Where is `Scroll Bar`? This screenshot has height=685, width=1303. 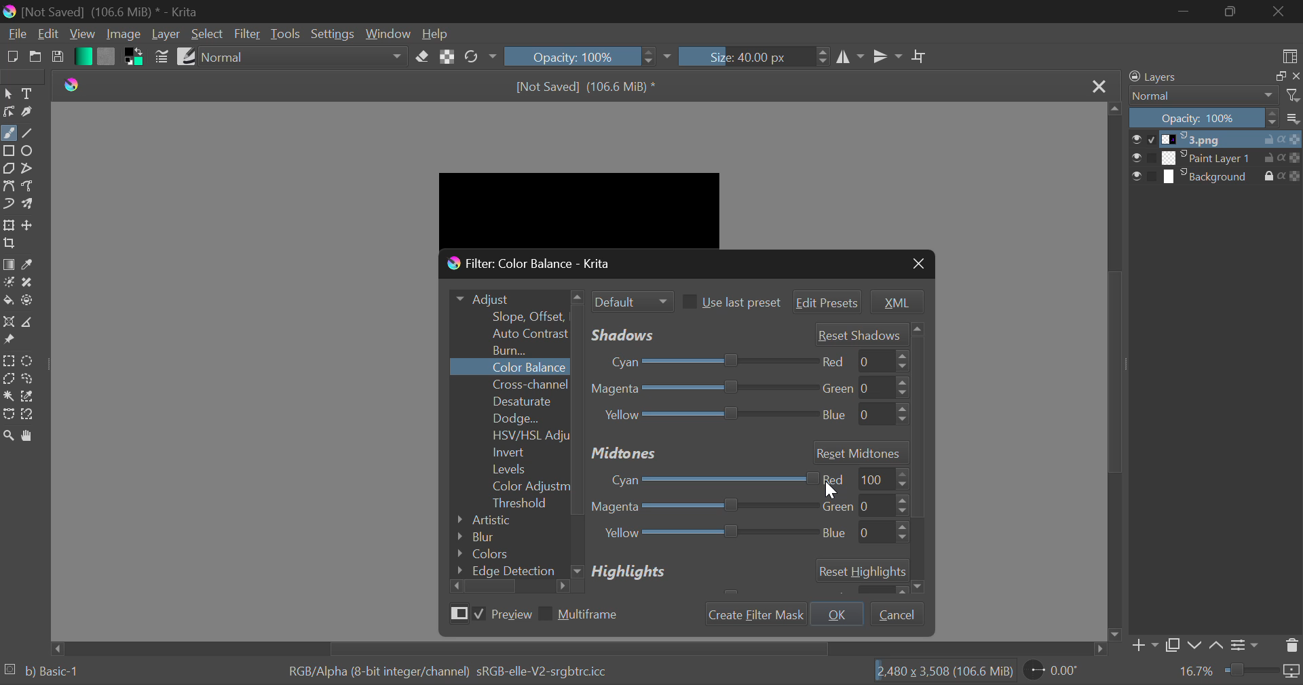 Scroll Bar is located at coordinates (509, 586).